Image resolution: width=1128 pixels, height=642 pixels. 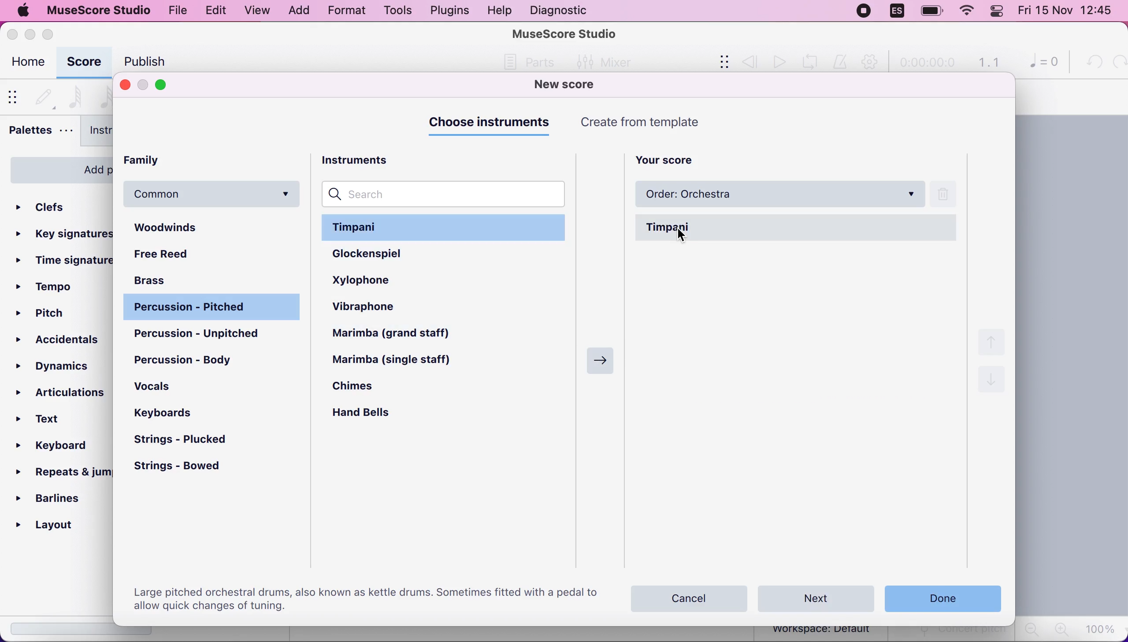 I want to click on down, so click(x=991, y=383).